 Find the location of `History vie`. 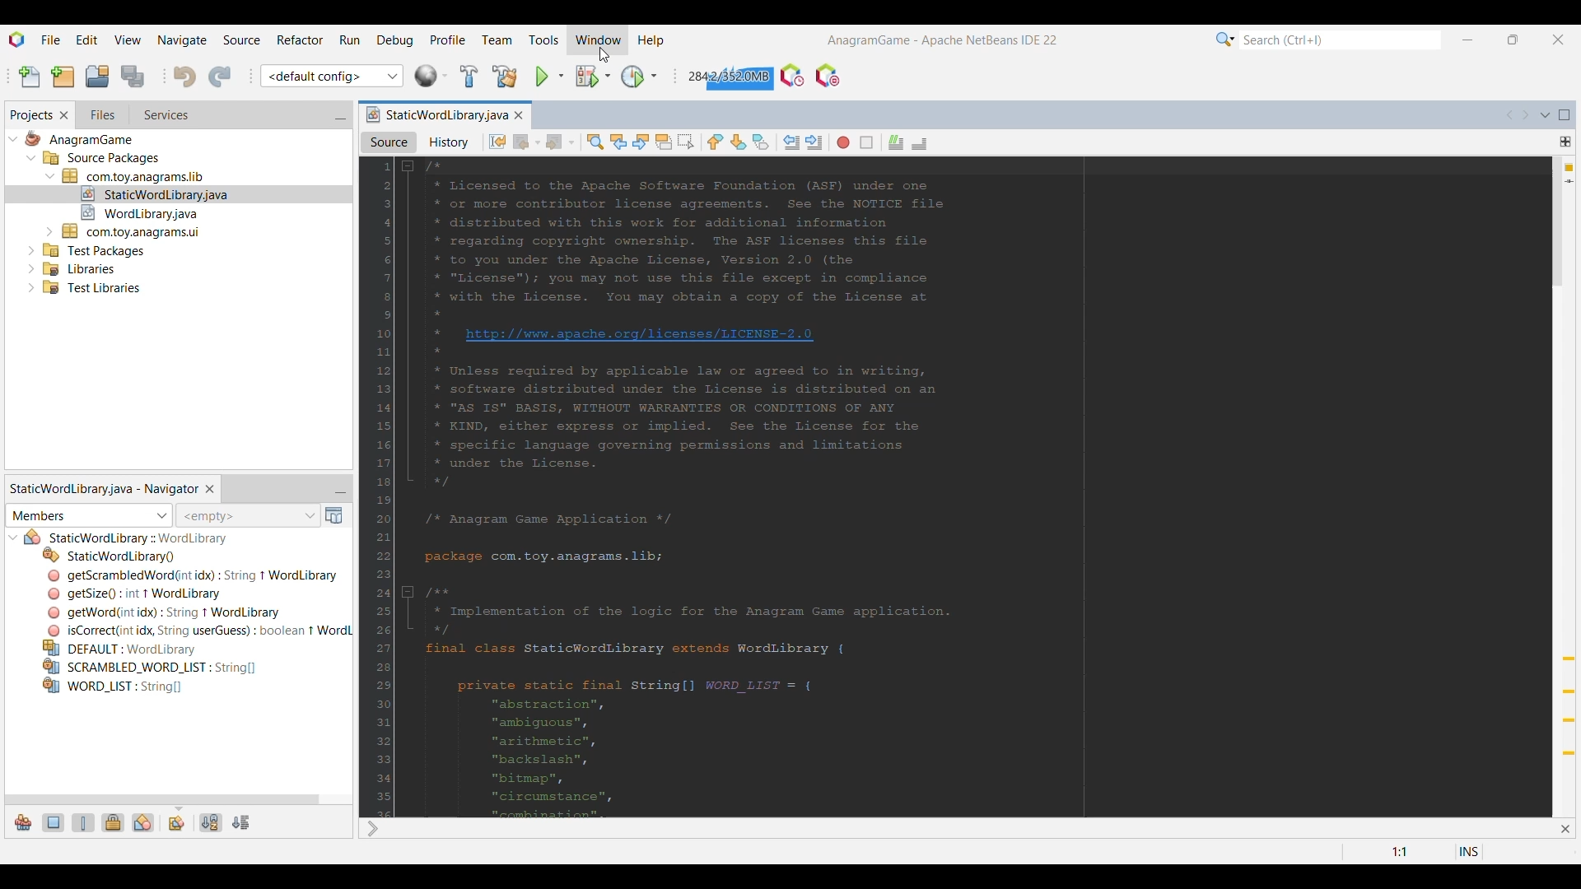

History vie is located at coordinates (450, 142).